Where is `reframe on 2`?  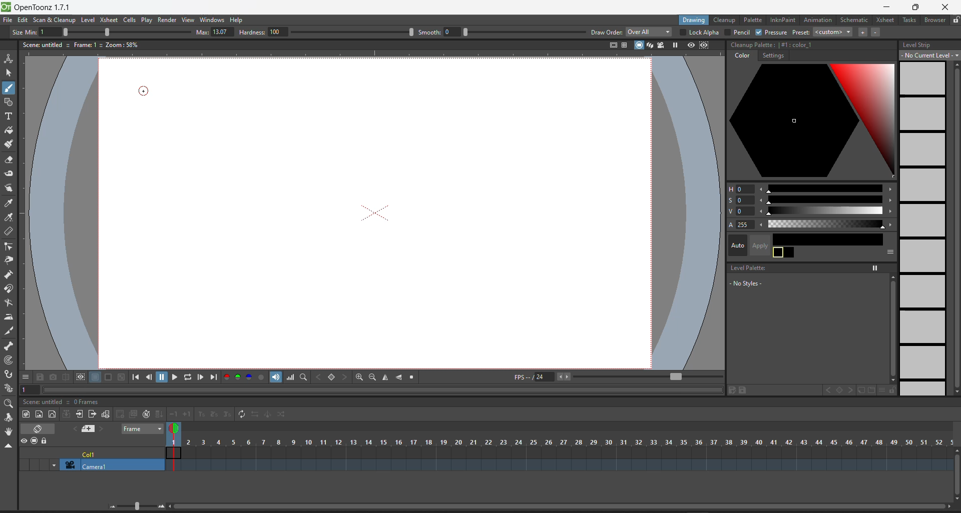 reframe on 2 is located at coordinates (213, 414).